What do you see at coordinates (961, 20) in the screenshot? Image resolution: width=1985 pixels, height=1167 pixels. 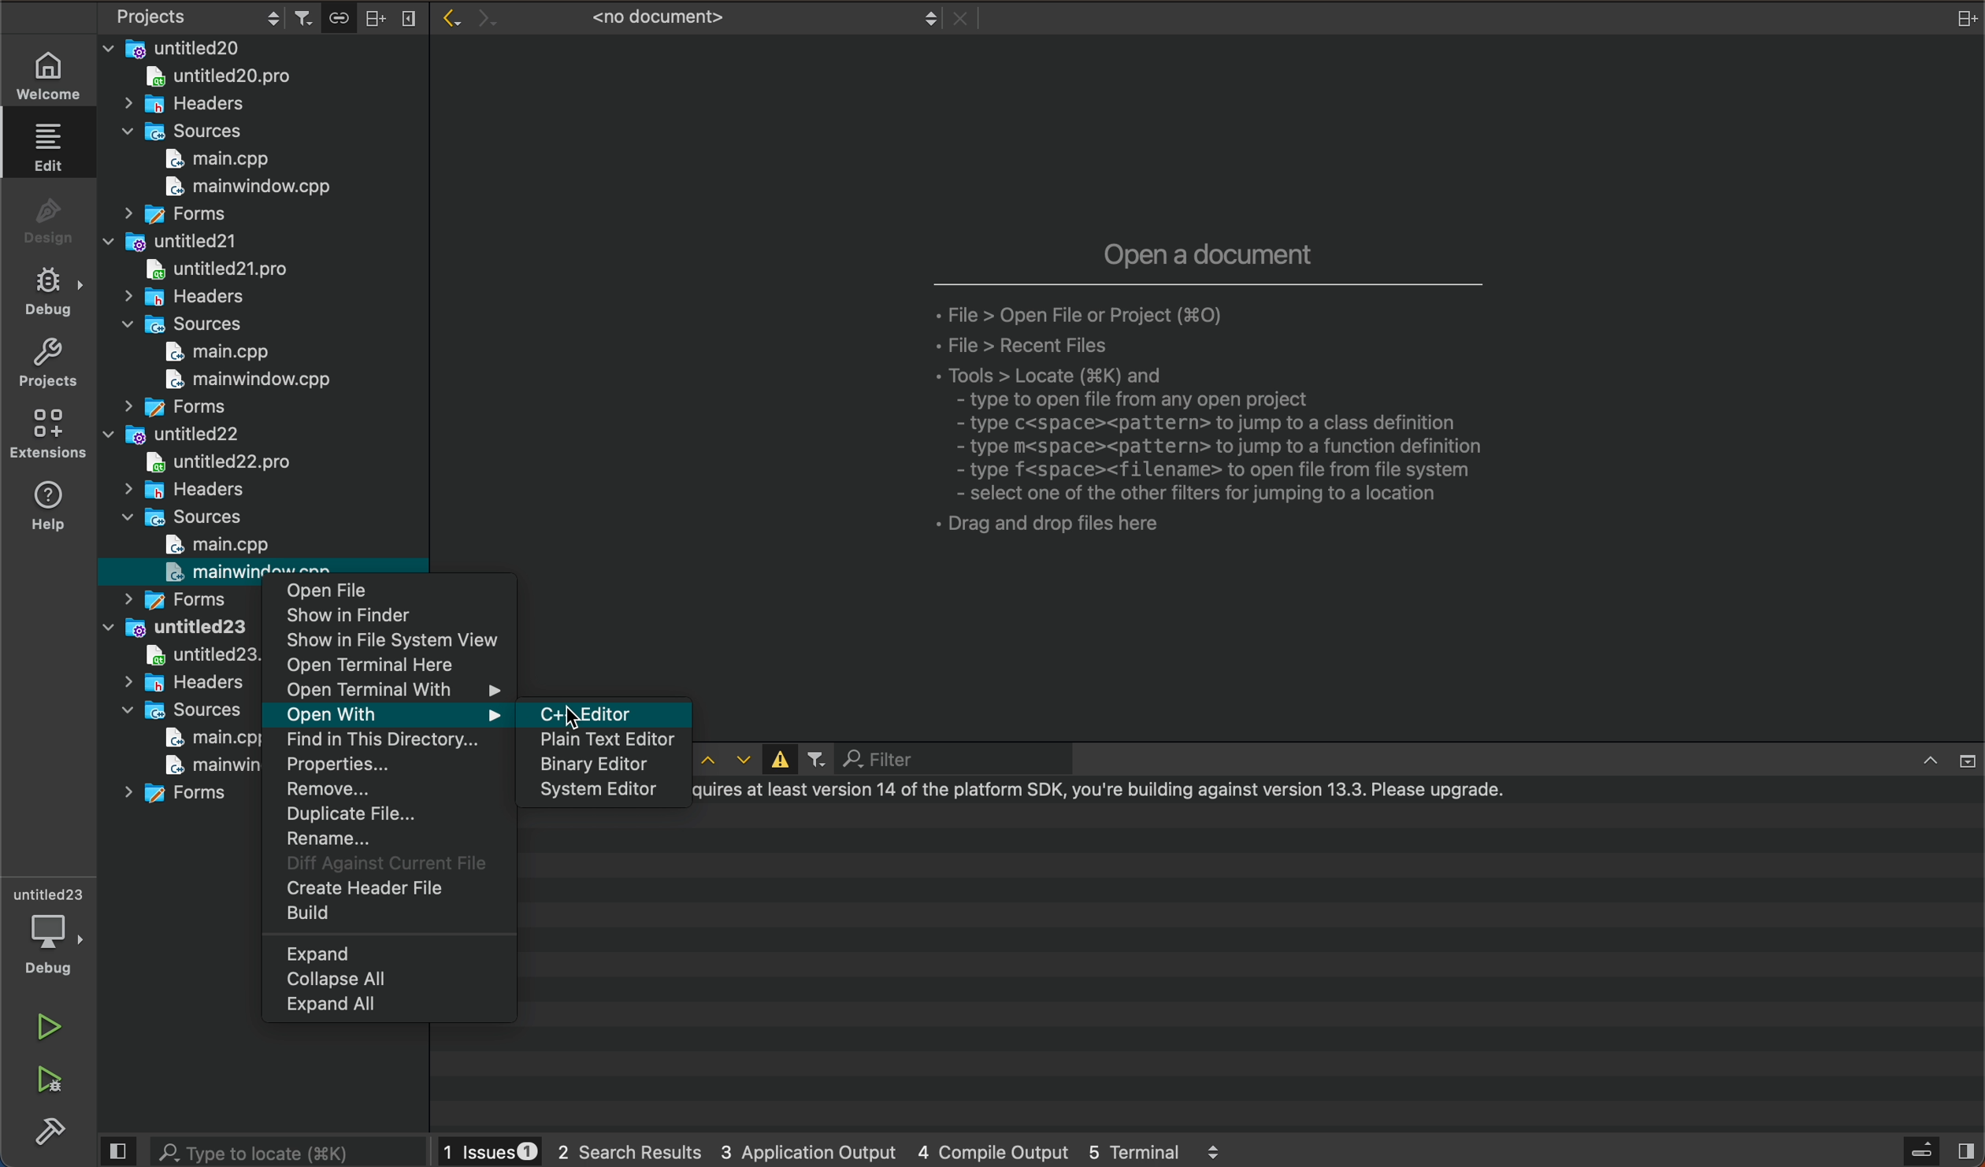 I see `close tab` at bounding box center [961, 20].